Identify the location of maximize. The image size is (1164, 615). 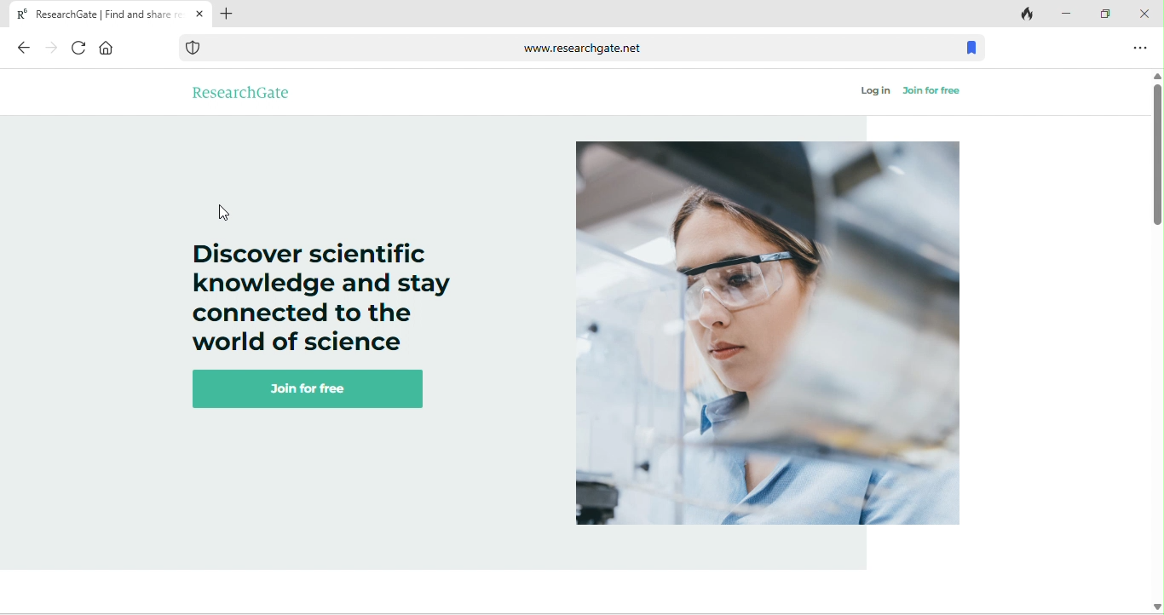
(1100, 11).